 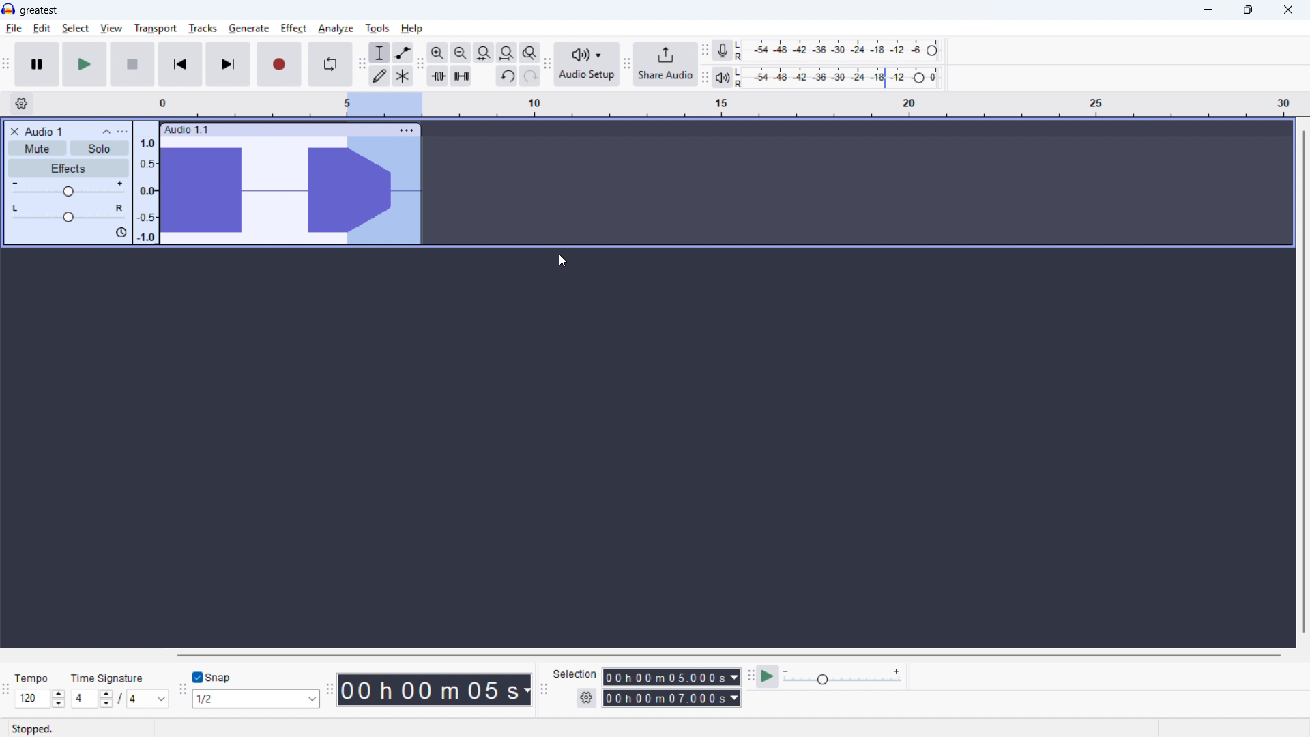 I want to click on , so click(x=292, y=654).